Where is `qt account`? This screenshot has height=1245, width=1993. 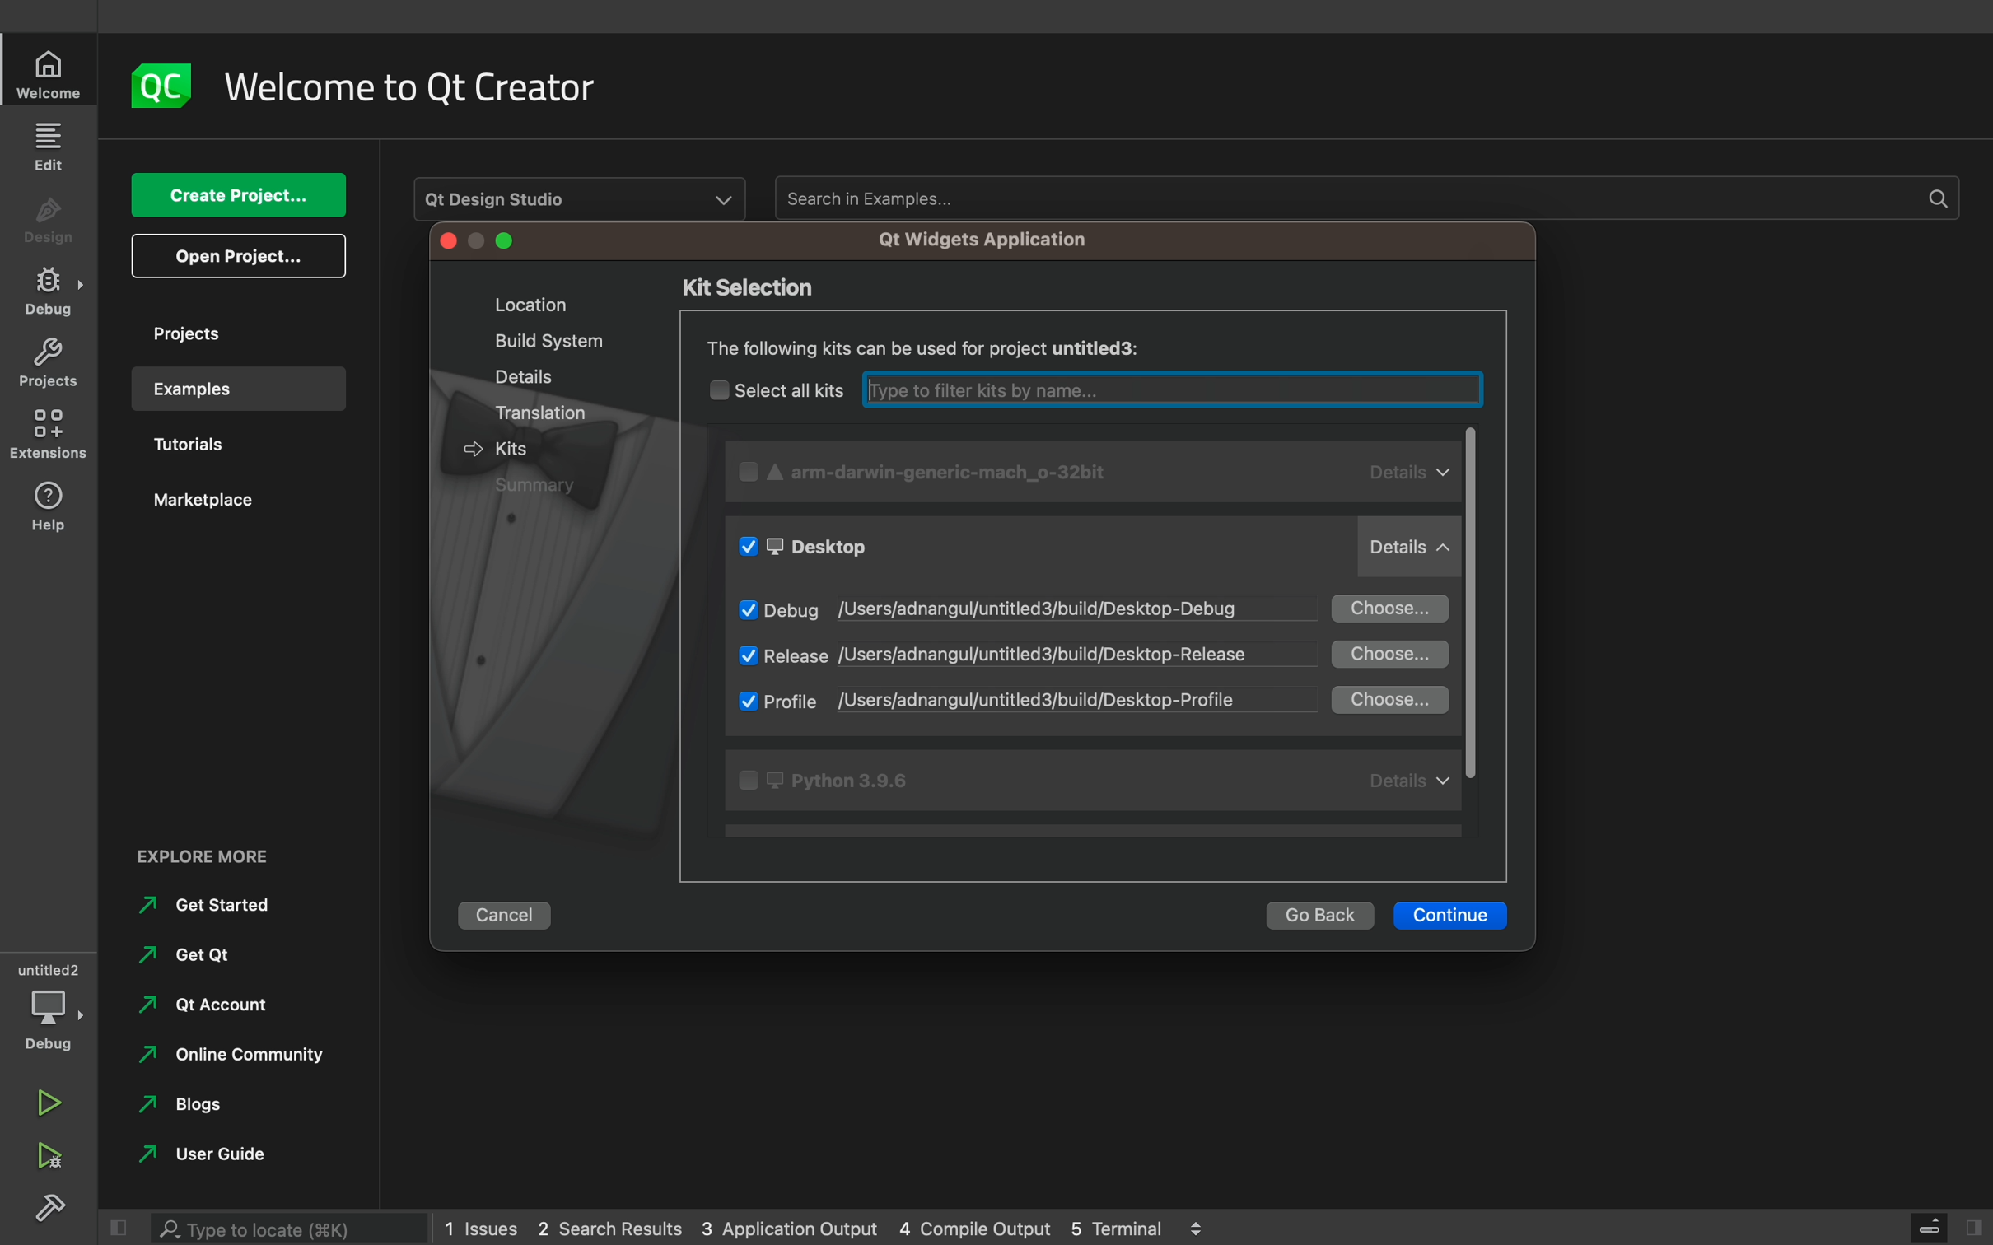 qt account is located at coordinates (198, 1011).